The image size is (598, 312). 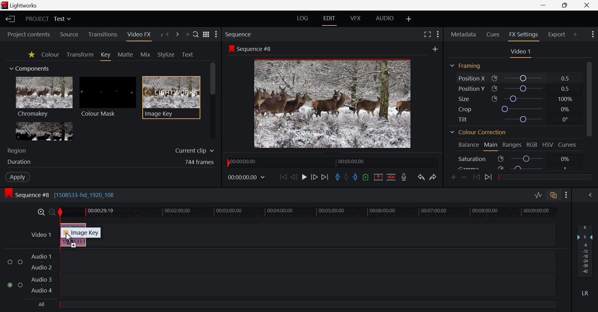 What do you see at coordinates (527, 168) in the screenshot?
I see `Gamma` at bounding box center [527, 168].